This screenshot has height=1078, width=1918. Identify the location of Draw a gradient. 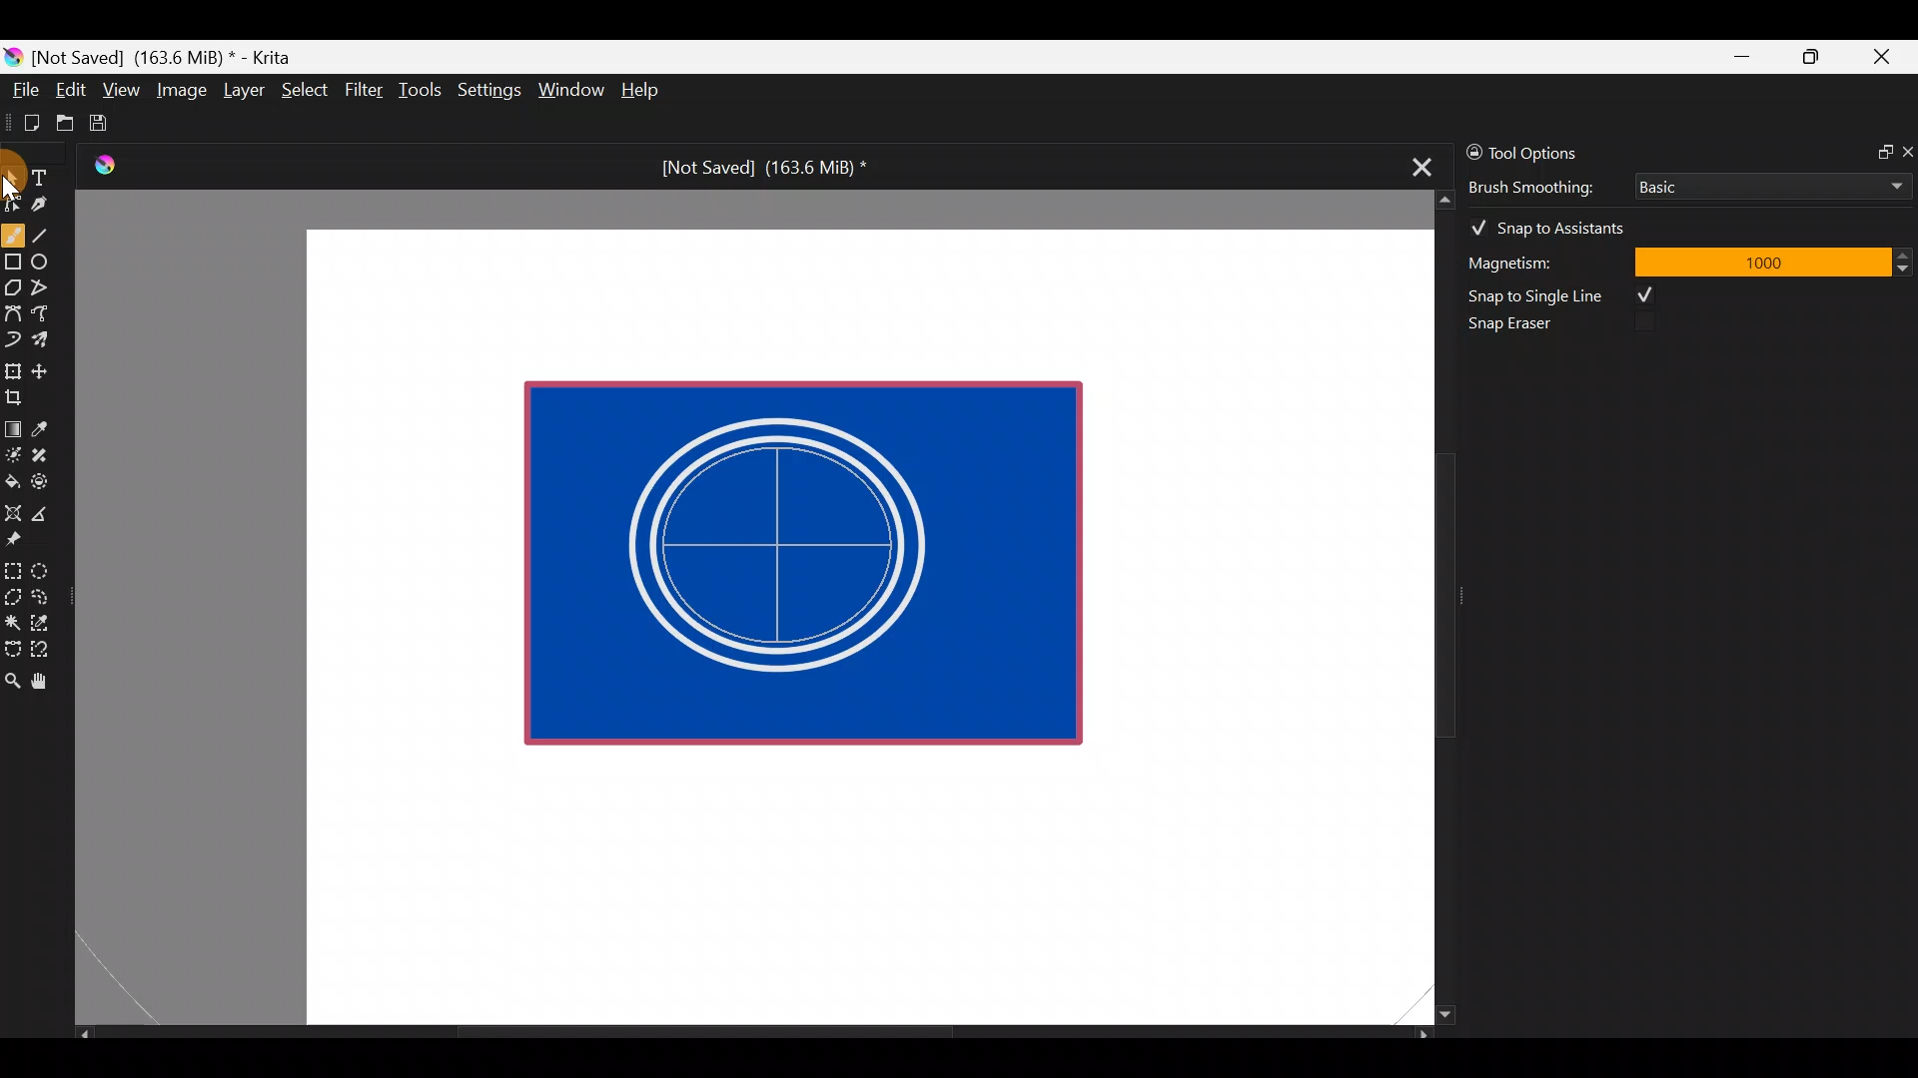
(12, 423).